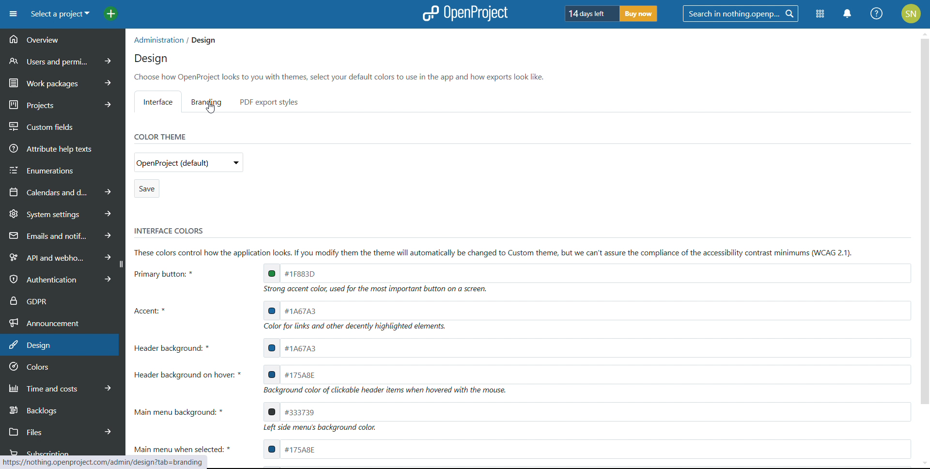 The width and height of the screenshot is (930, 469). What do you see at coordinates (587, 272) in the screenshot?
I see `primary button` at bounding box center [587, 272].